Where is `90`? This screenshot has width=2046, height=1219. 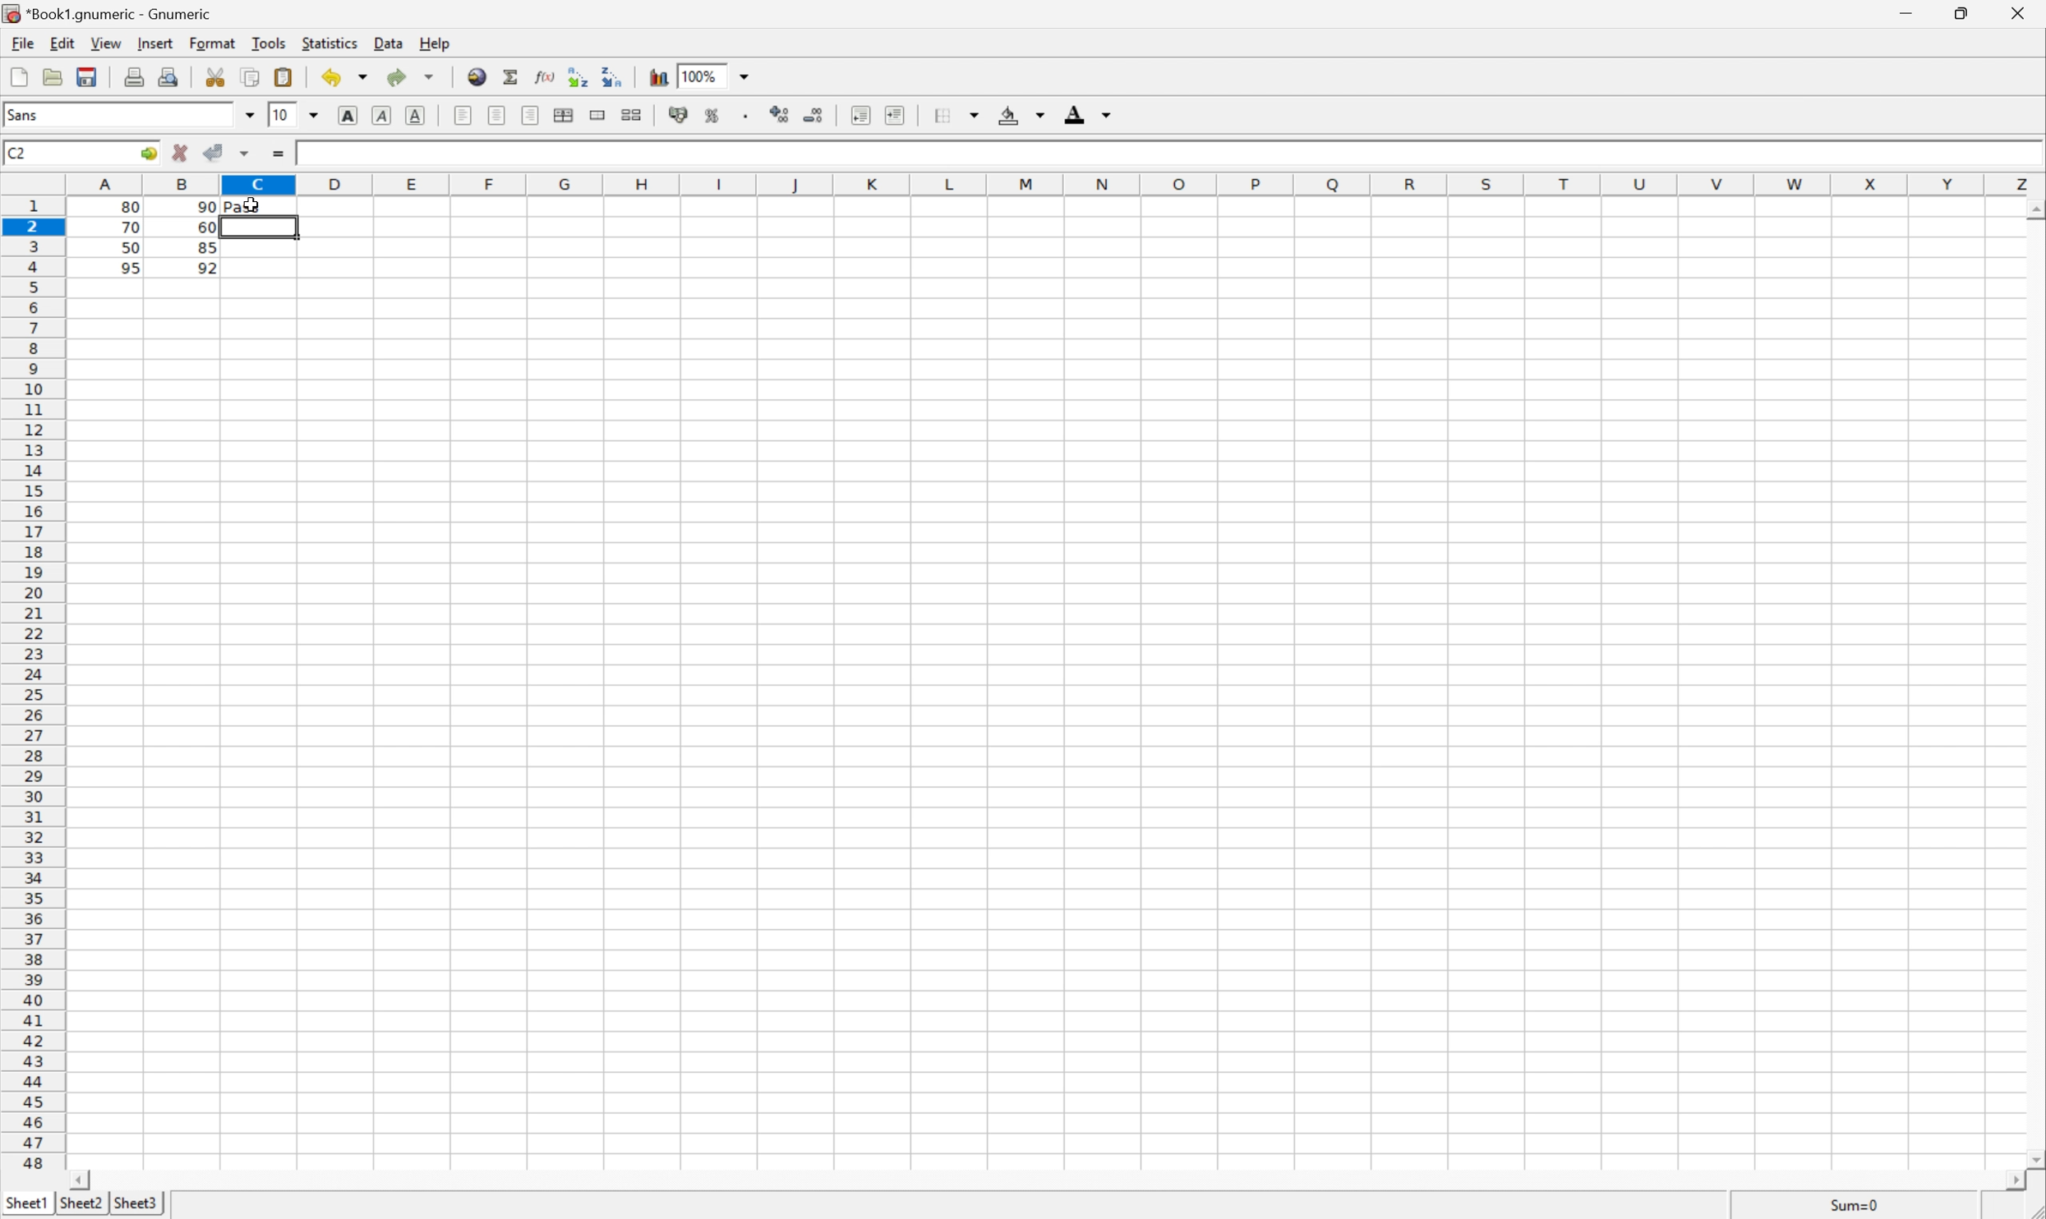
90 is located at coordinates (206, 207).